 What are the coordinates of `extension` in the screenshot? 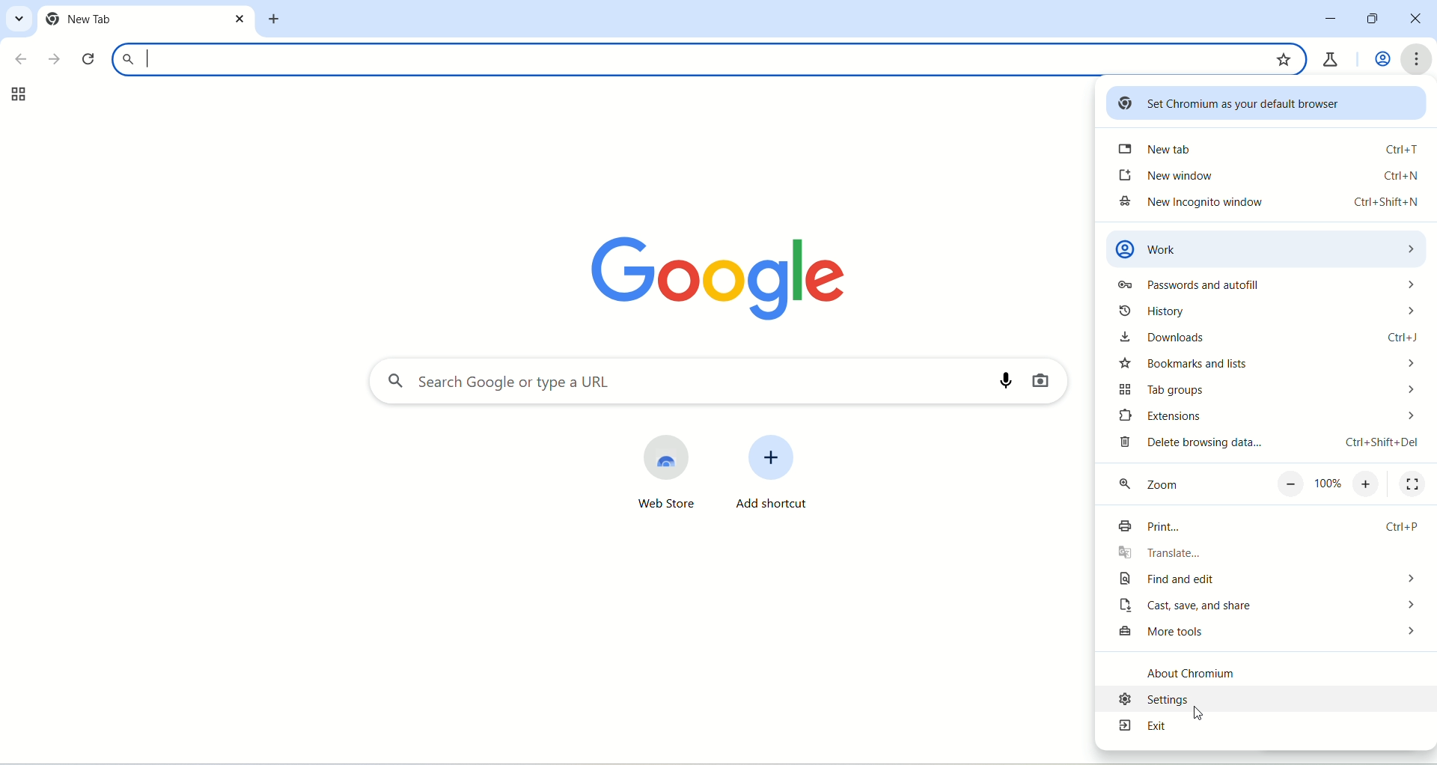 It's located at (1263, 418).